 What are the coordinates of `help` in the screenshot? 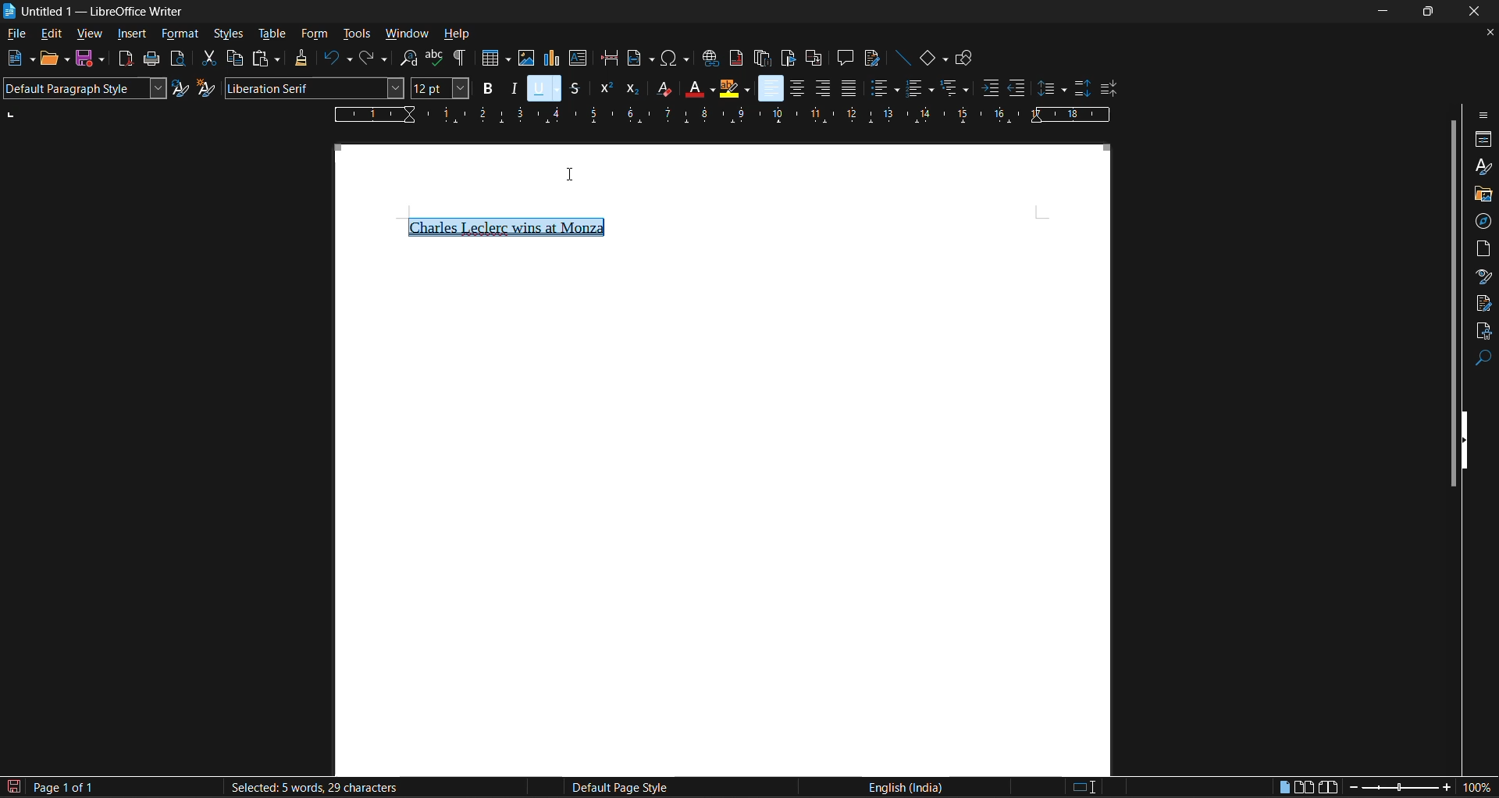 It's located at (457, 35).